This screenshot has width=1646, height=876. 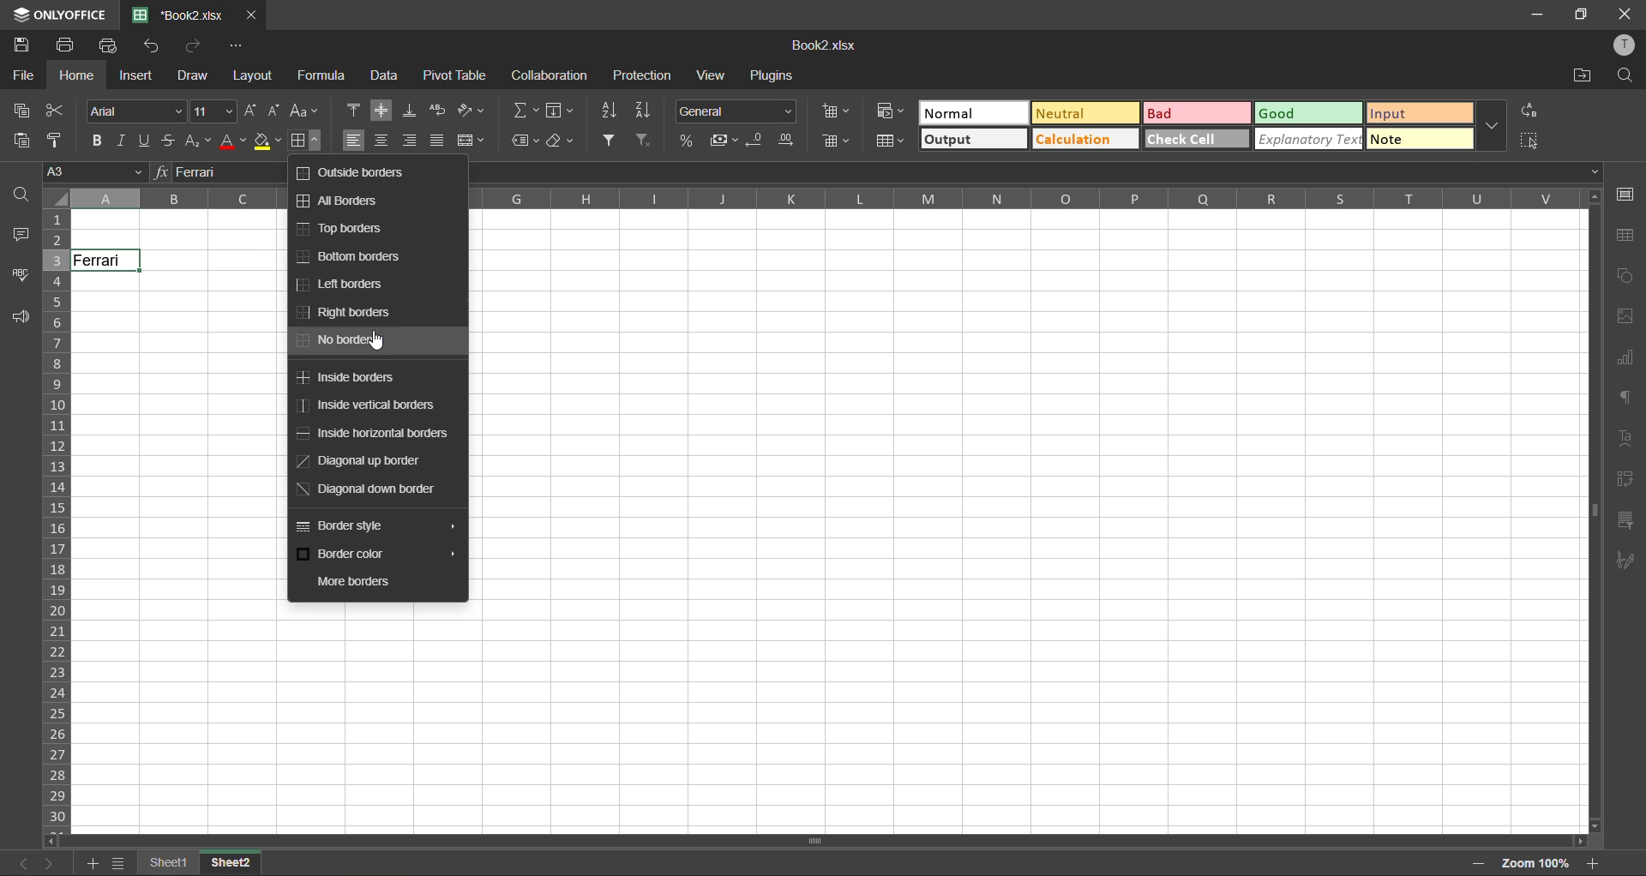 I want to click on protection, so click(x=640, y=75).